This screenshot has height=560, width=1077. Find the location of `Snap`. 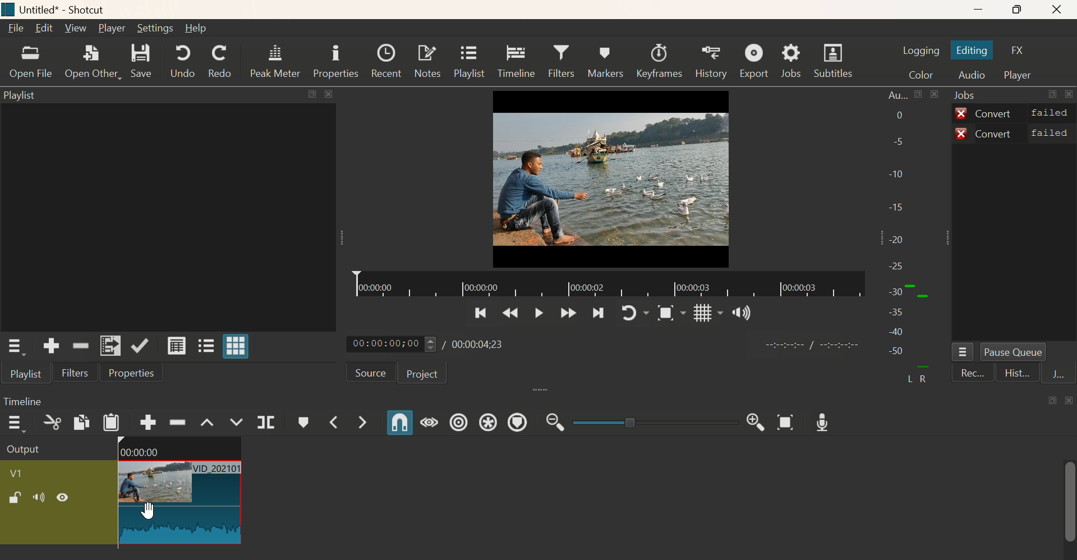

Snap is located at coordinates (669, 315).